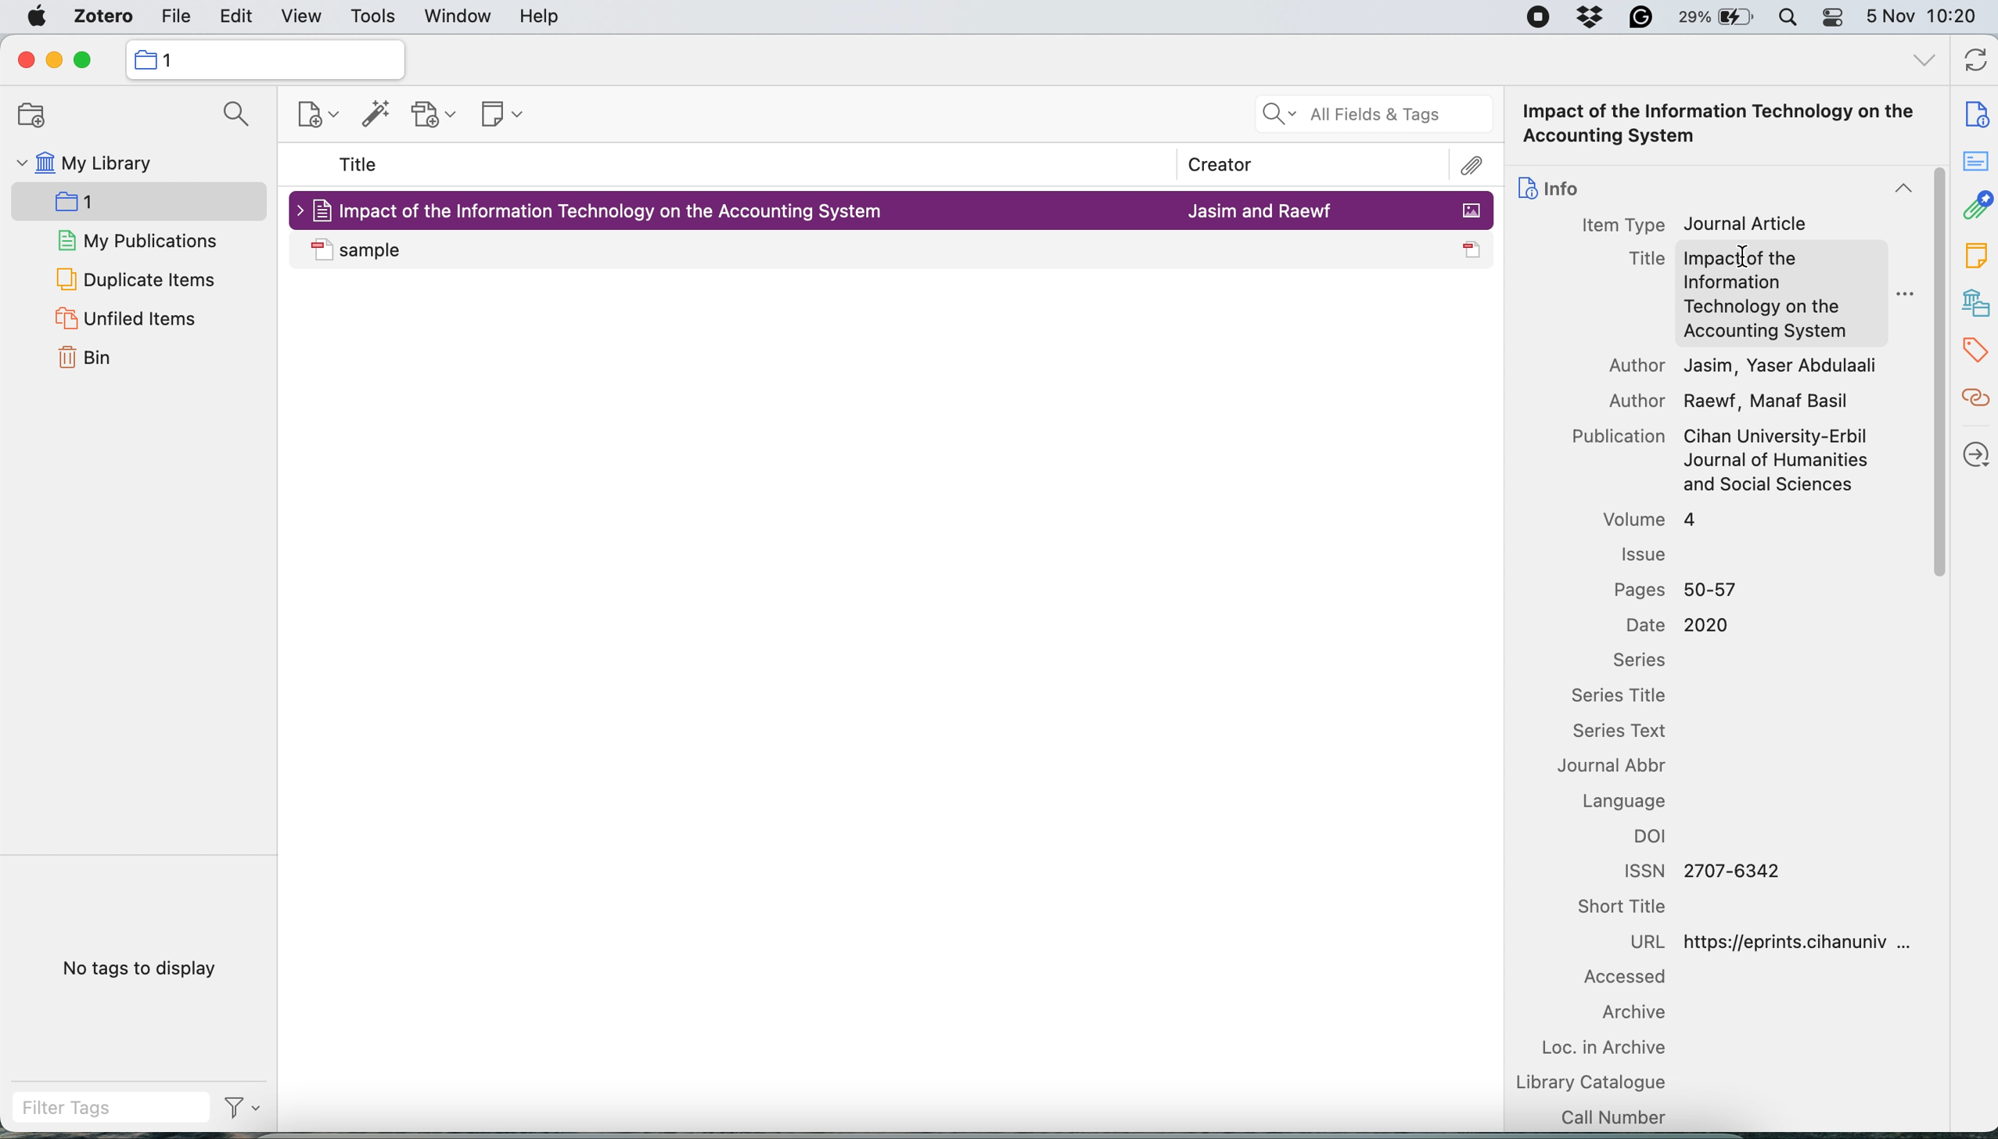  I want to click on duplicate items, so click(134, 282).